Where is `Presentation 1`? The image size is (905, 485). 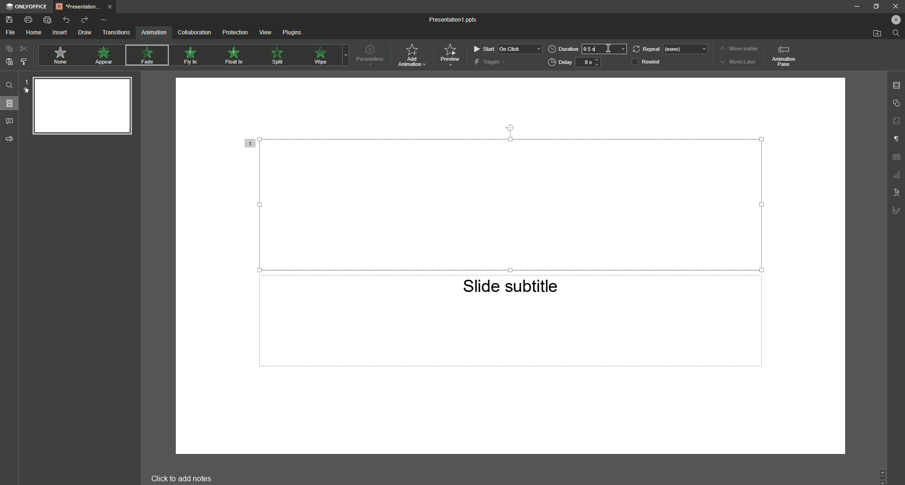 Presentation 1 is located at coordinates (454, 20).